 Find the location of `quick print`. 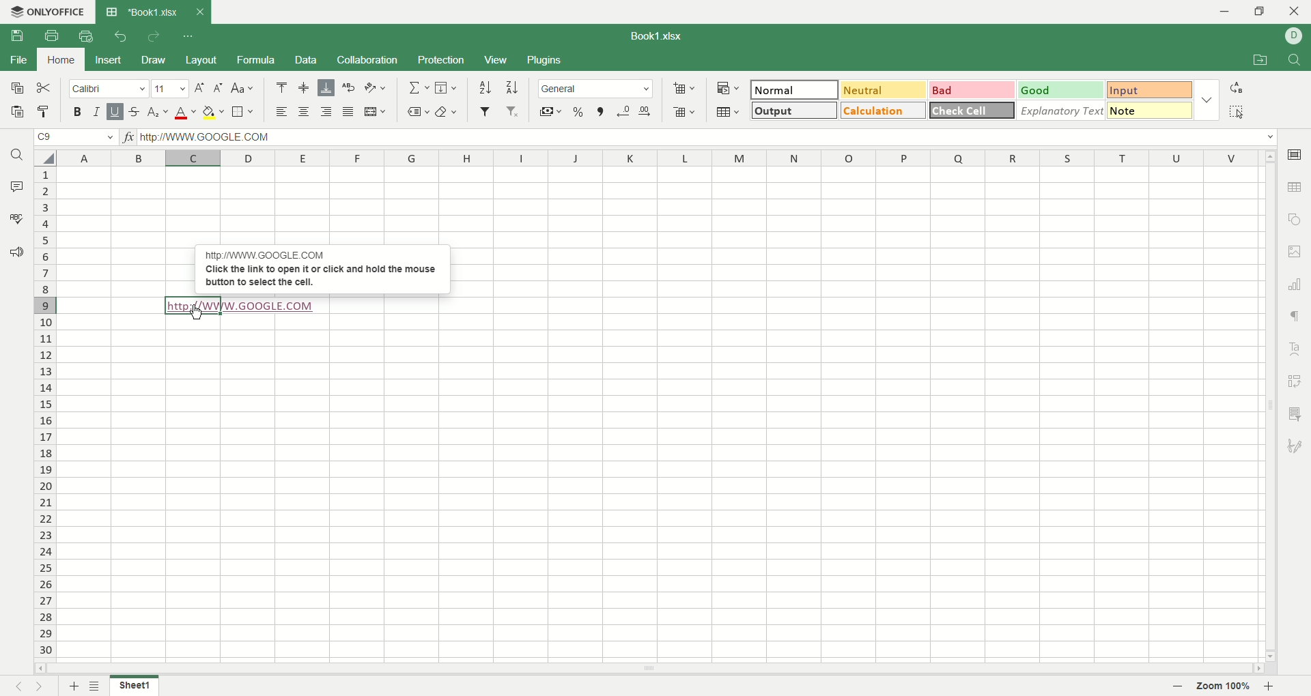

quick print is located at coordinates (88, 35).